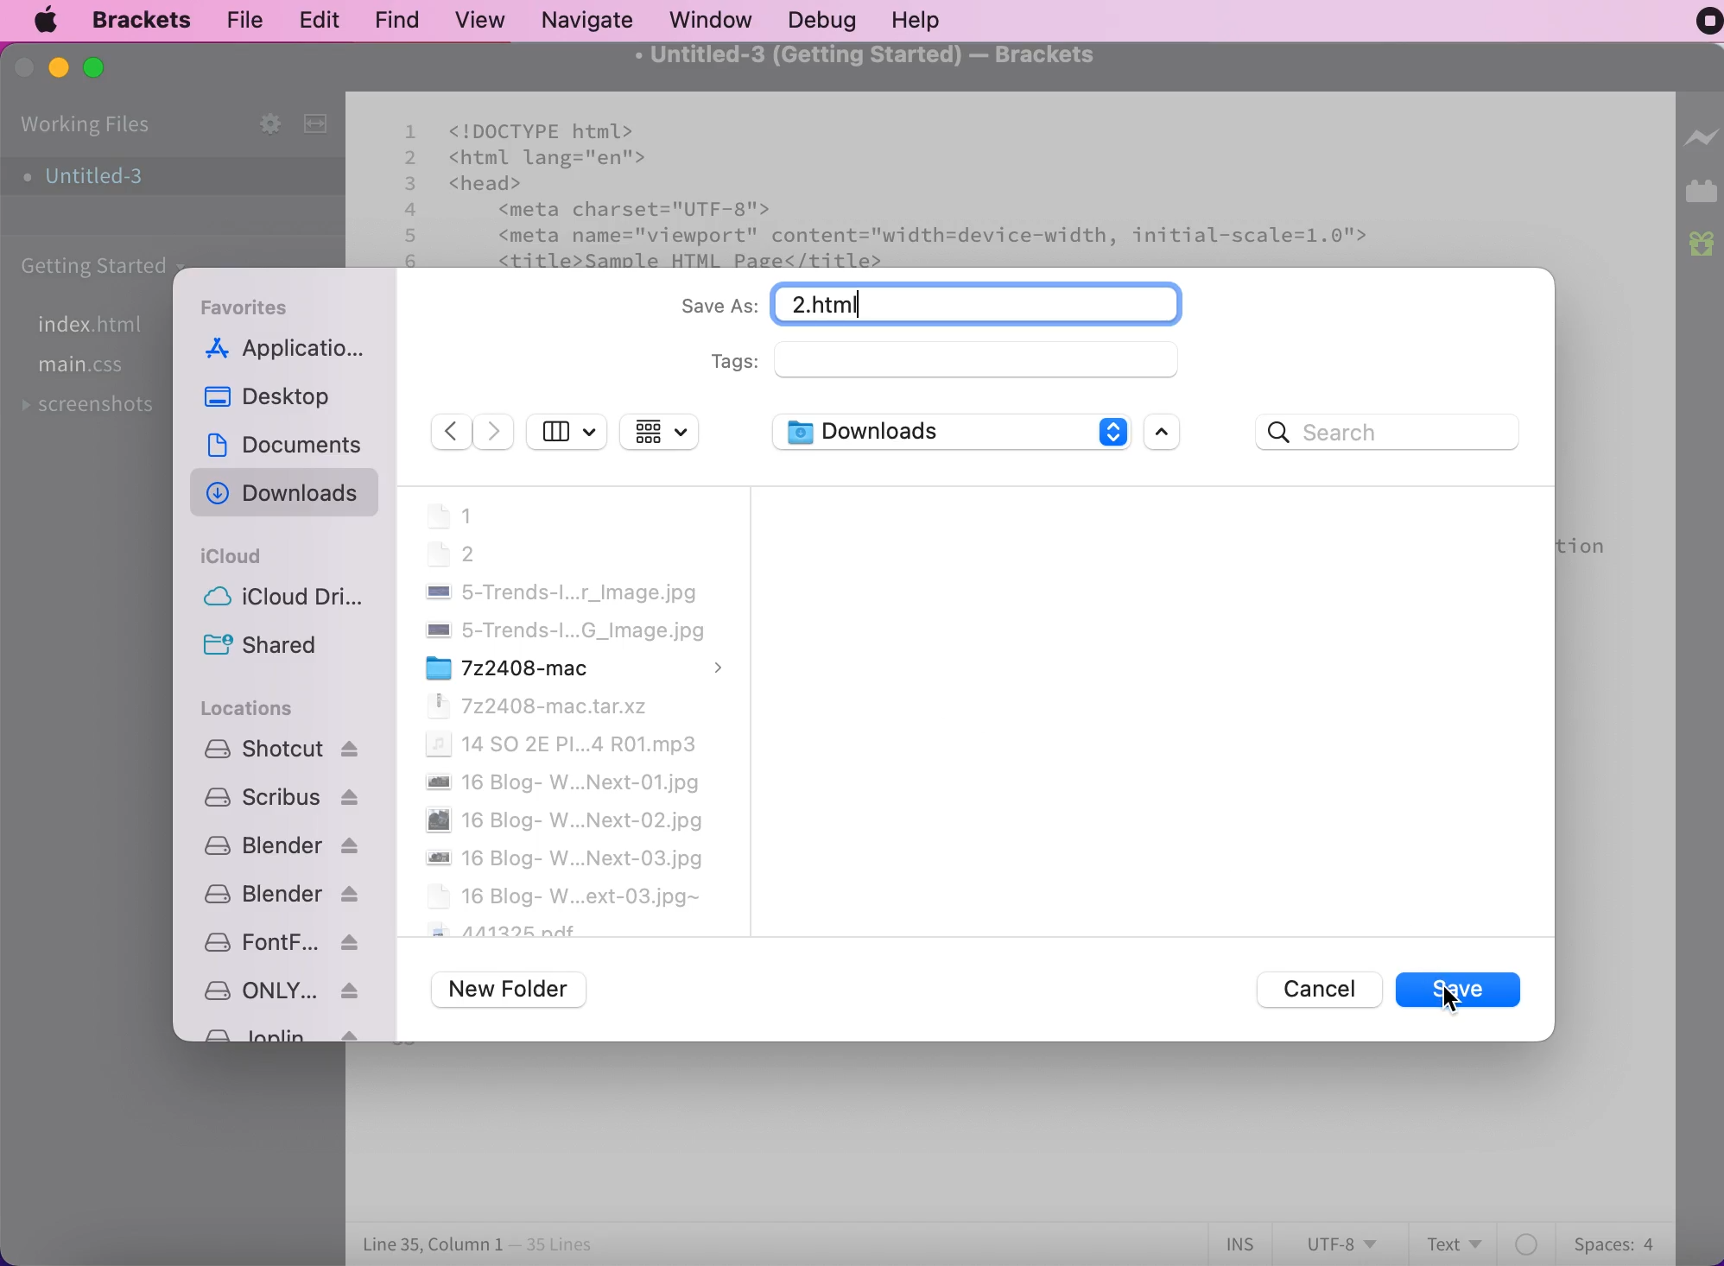  Describe the element at coordinates (249, 308) in the screenshot. I see `favorites` at that location.